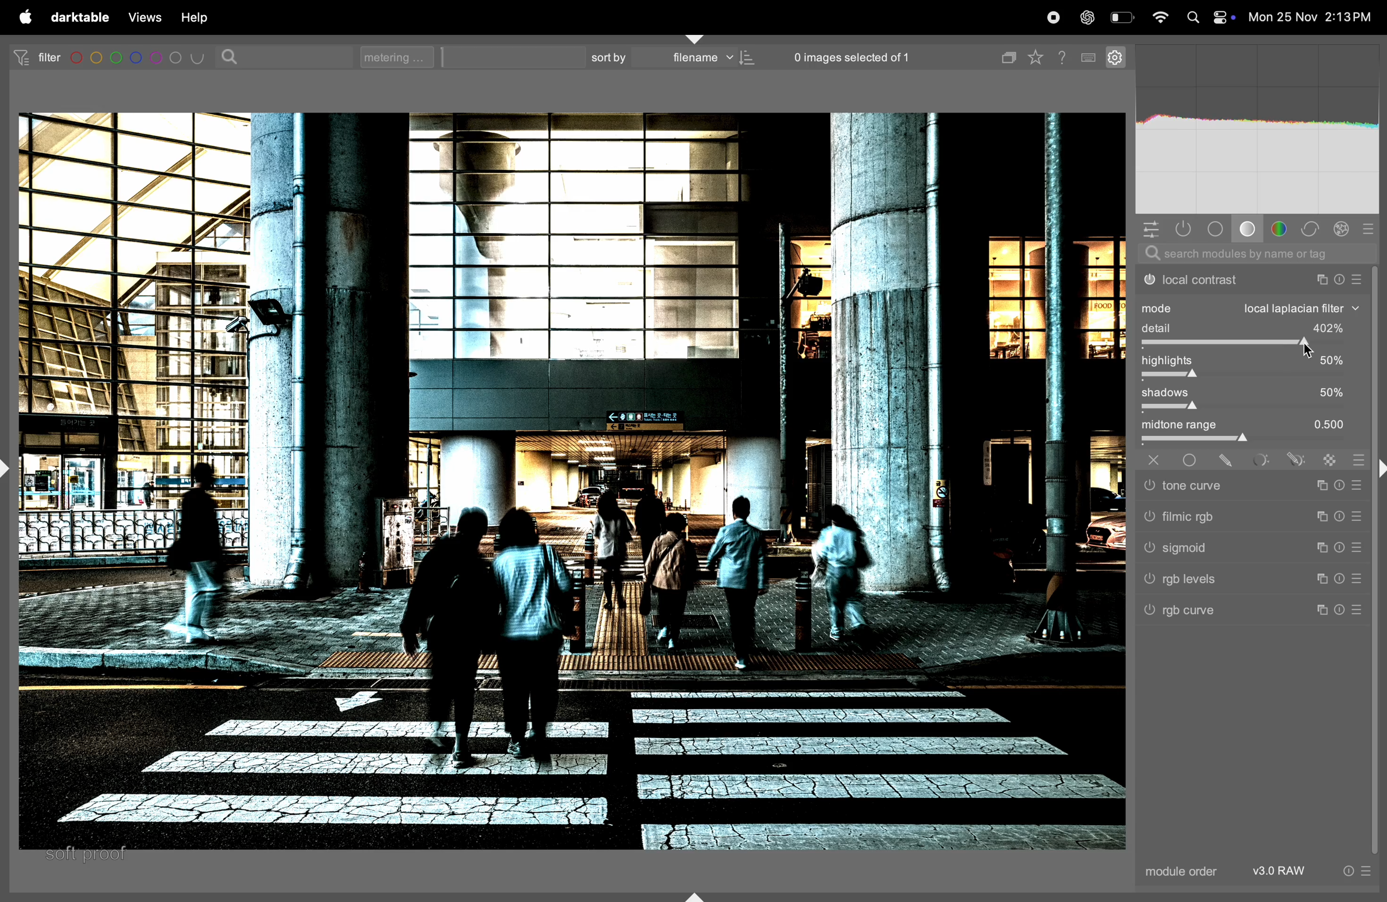 The height and width of the screenshot is (902, 1387). I want to click on help, so click(195, 17).